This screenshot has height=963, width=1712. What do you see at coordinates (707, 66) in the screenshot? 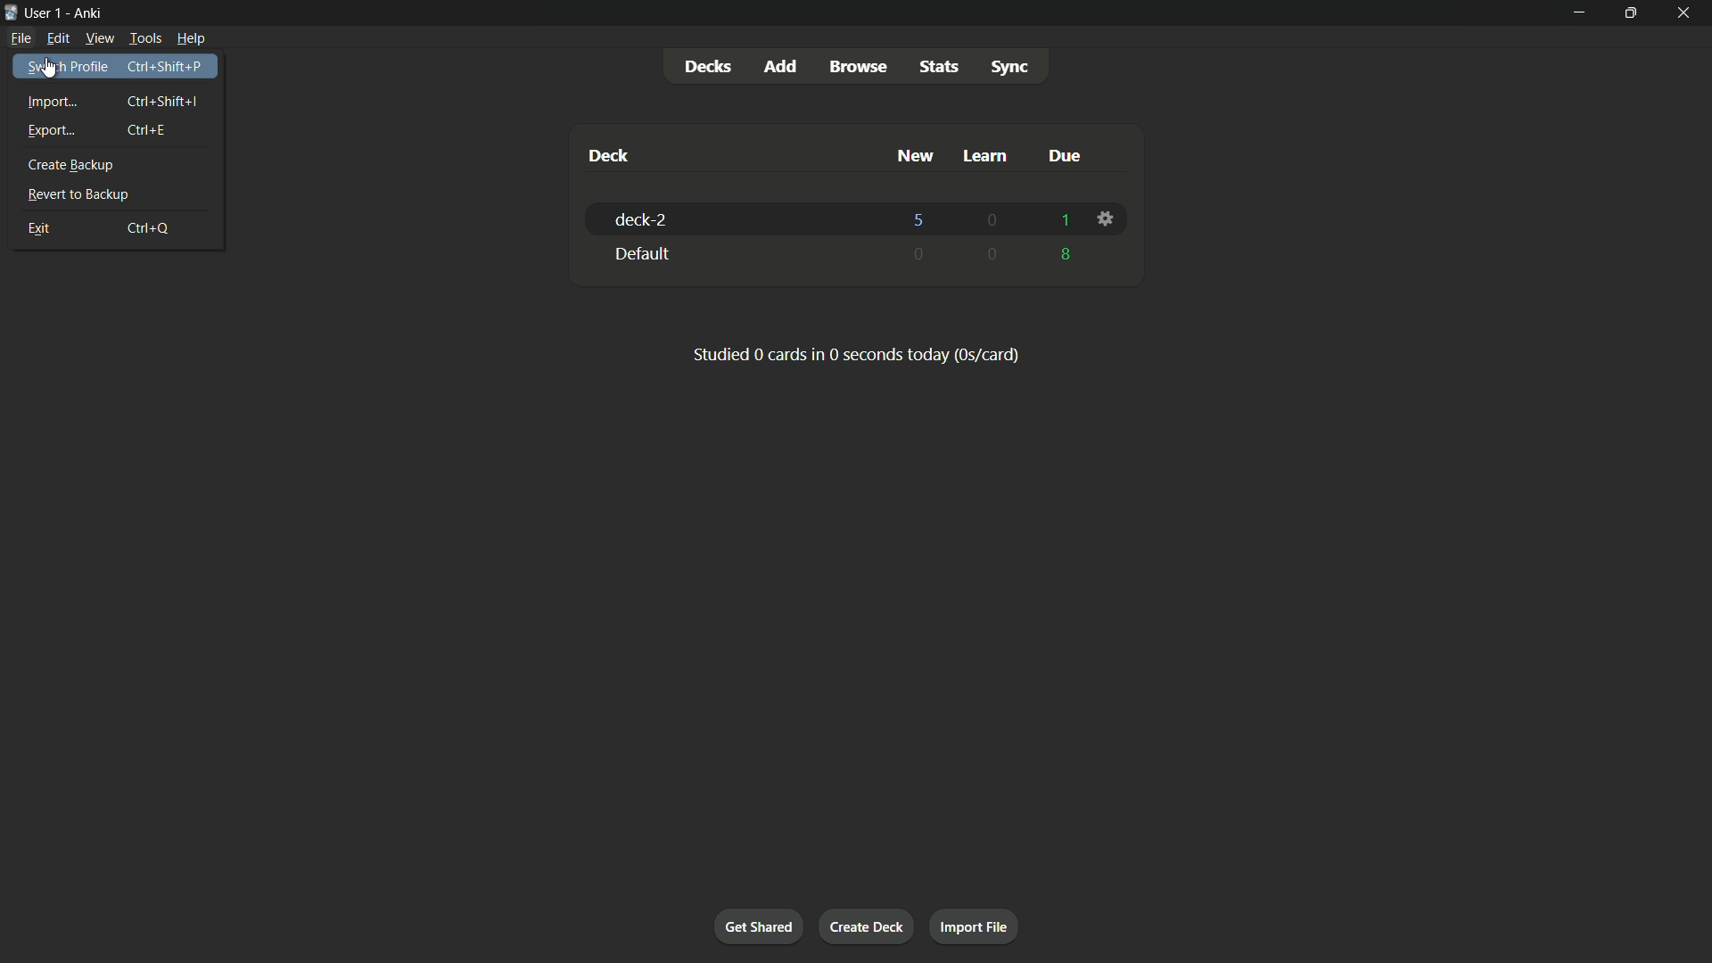
I see `Decks` at bounding box center [707, 66].